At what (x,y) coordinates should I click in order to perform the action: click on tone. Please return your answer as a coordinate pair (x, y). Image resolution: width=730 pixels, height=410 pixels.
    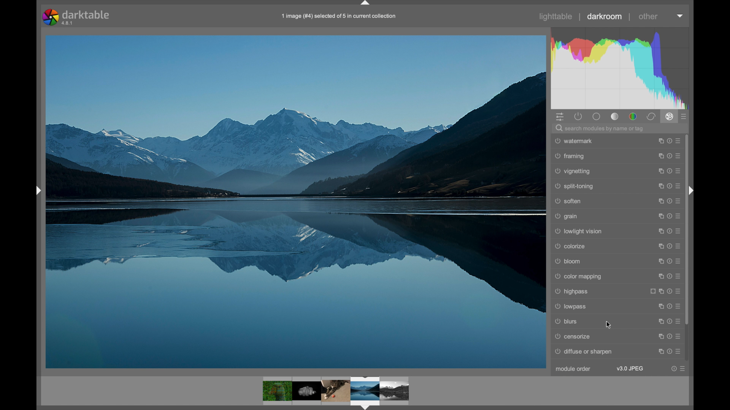
    Looking at the image, I should click on (614, 116).